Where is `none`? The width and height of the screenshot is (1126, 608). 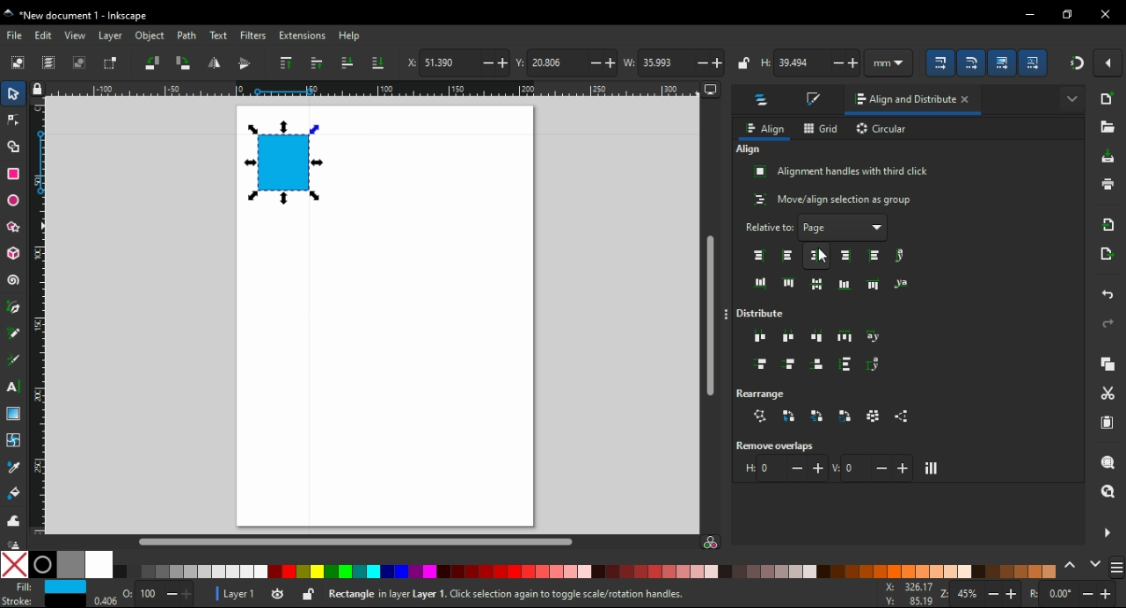 none is located at coordinates (15, 564).